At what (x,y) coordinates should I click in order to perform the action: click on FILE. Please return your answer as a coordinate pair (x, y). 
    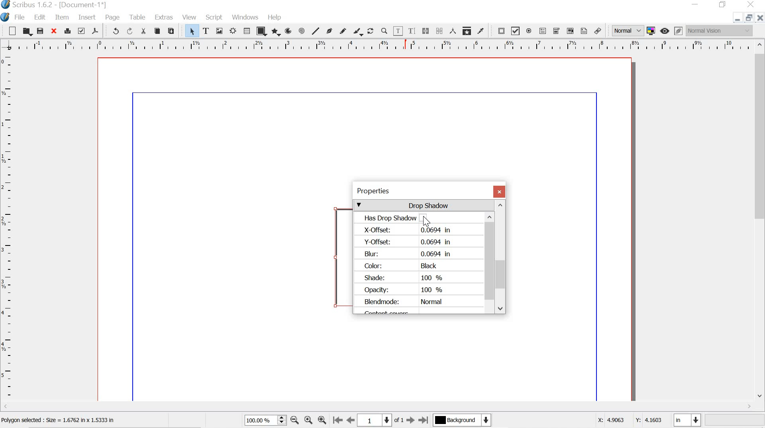
    Looking at the image, I should click on (21, 17).